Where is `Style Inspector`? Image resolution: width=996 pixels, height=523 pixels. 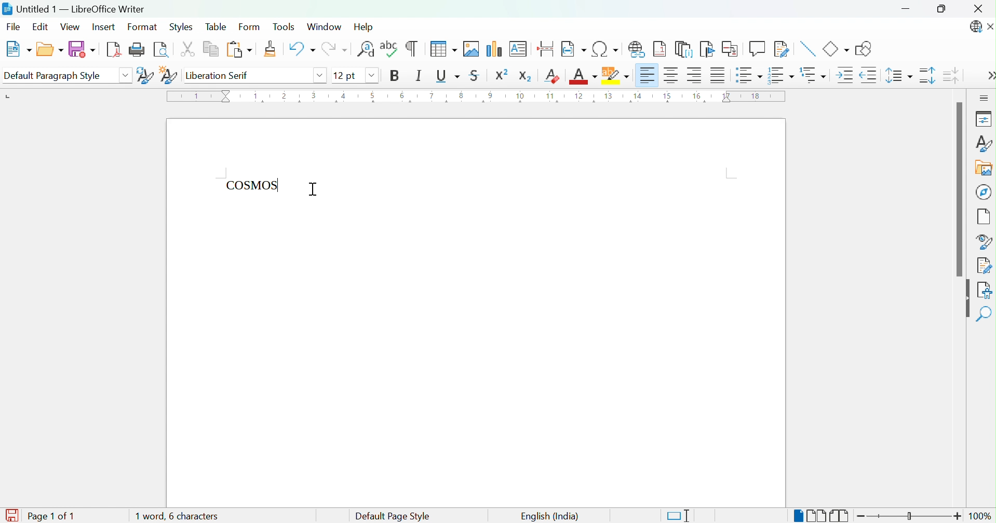
Style Inspector is located at coordinates (984, 241).